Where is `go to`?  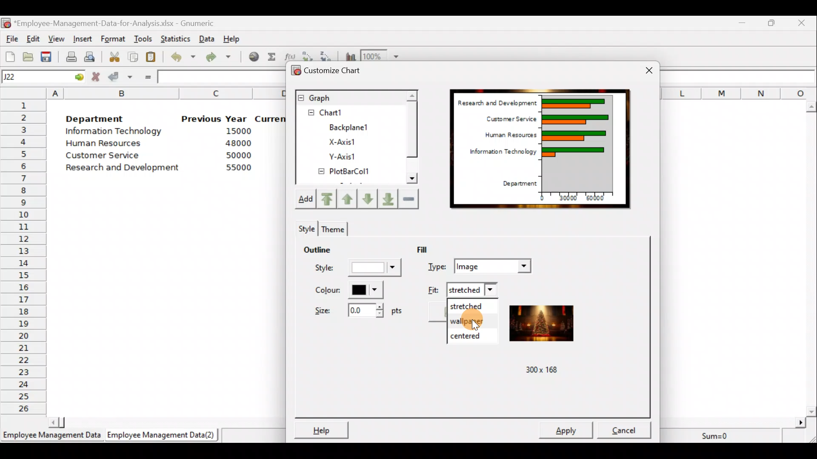
go to is located at coordinates (78, 77).